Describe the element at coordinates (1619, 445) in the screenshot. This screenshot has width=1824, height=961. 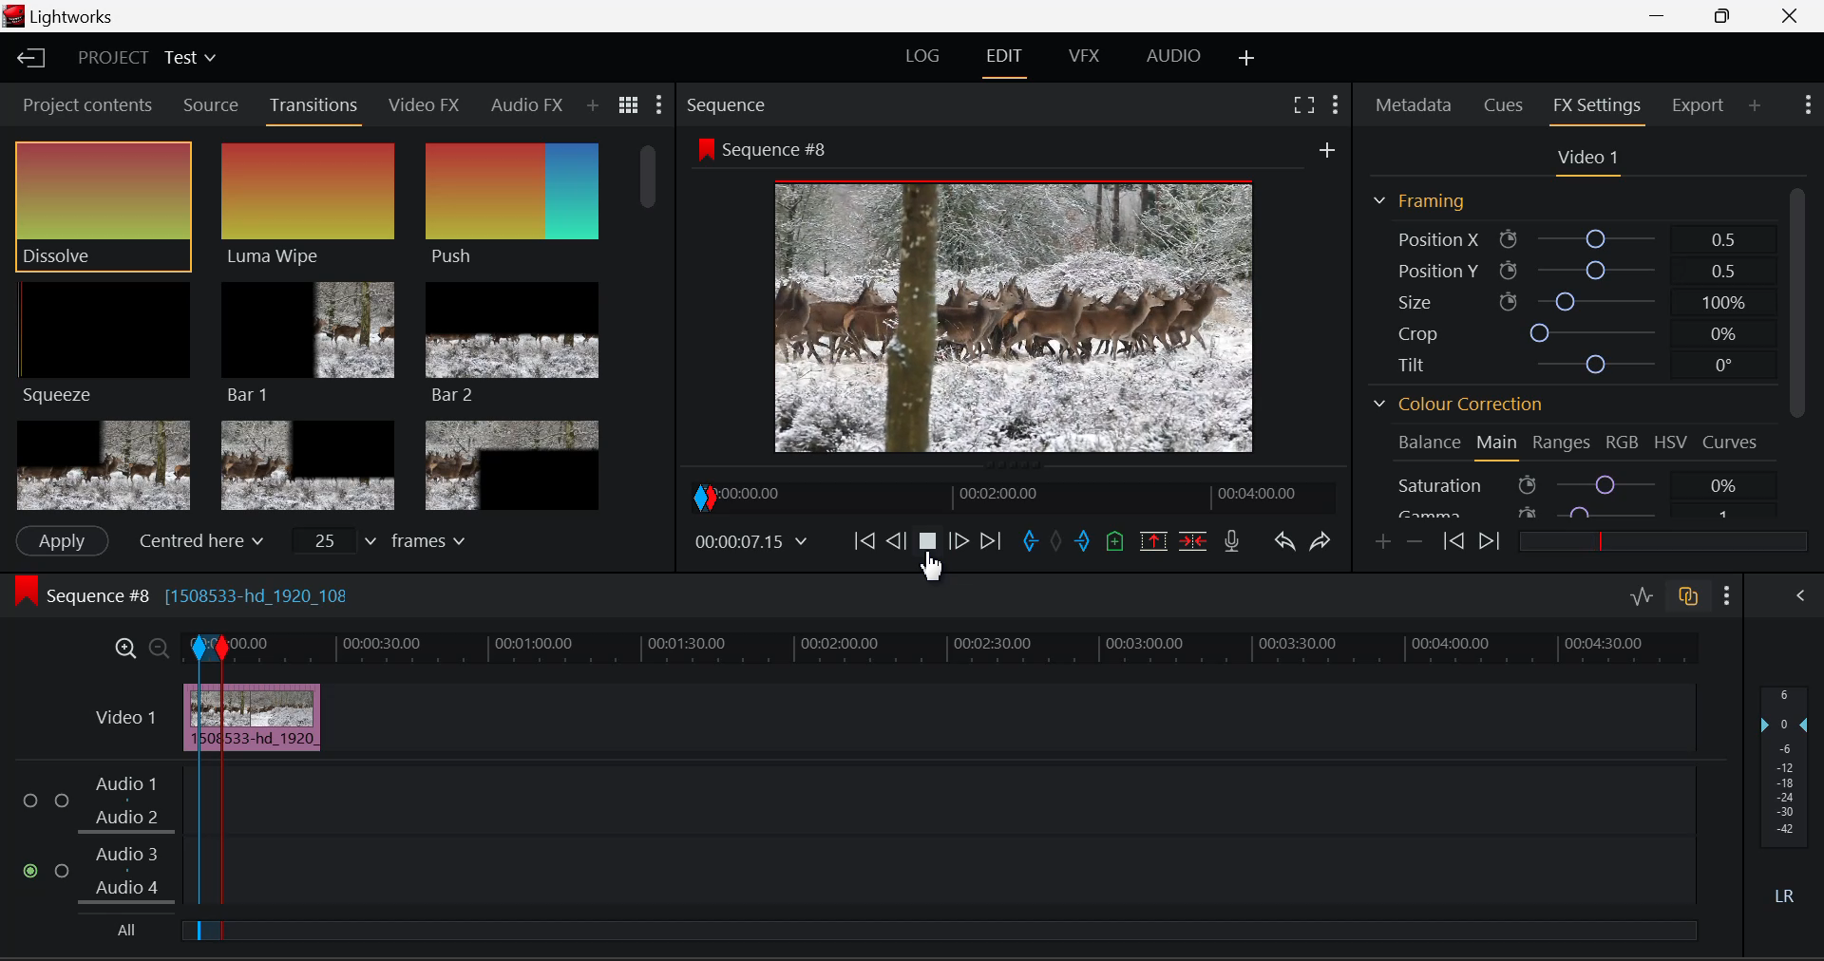
I see `RGB` at that location.